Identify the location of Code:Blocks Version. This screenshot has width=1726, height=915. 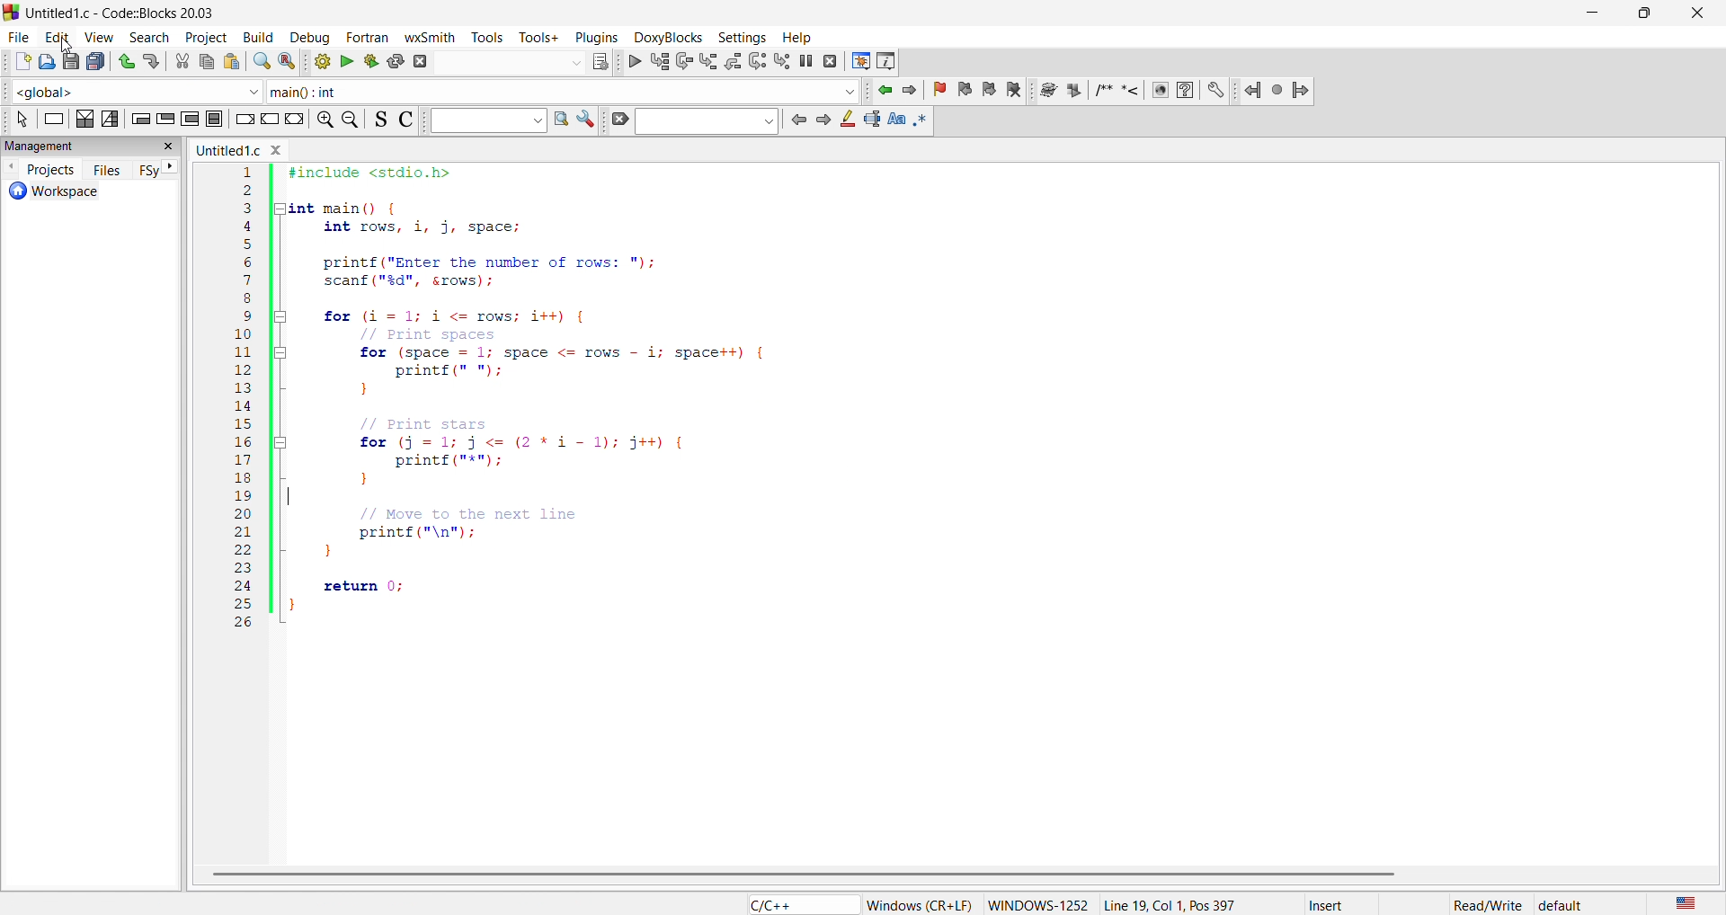
(160, 13).